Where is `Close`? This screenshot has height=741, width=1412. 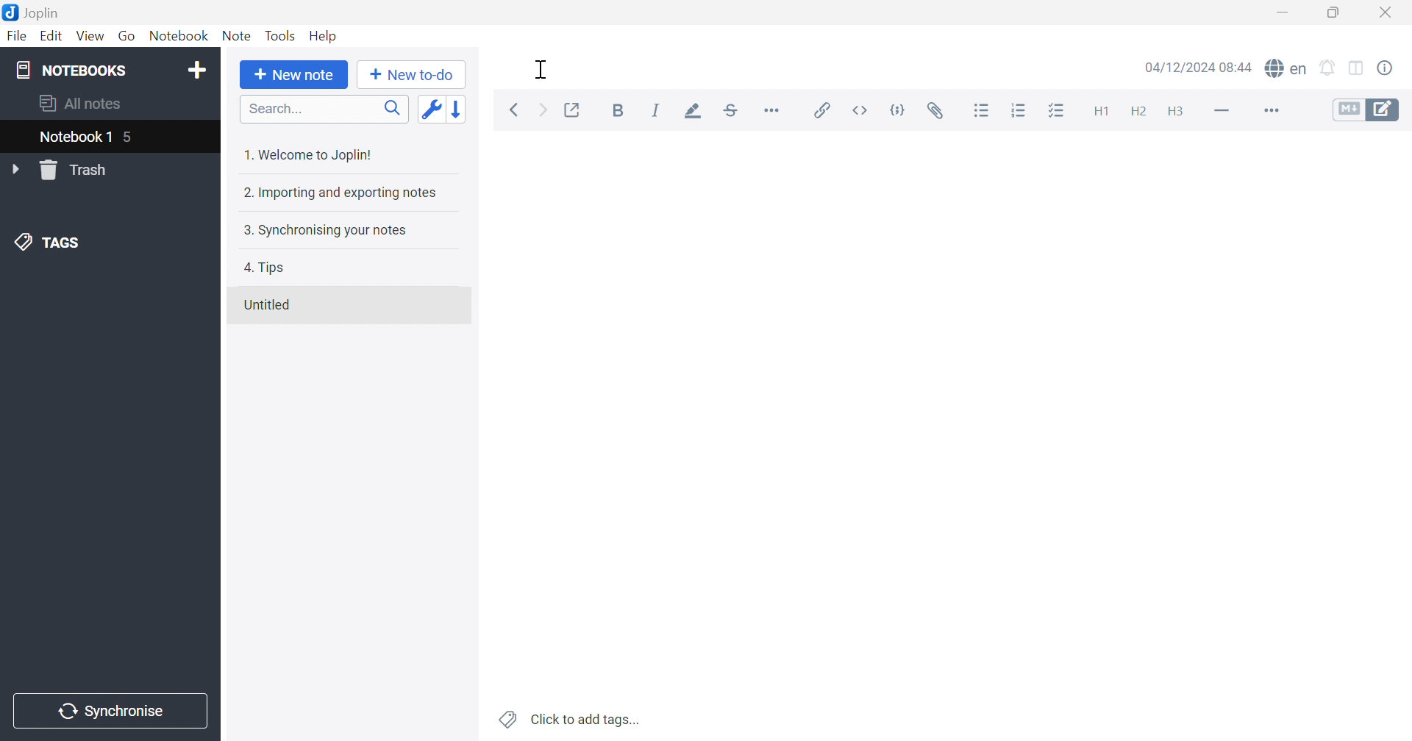
Close is located at coordinates (1388, 11).